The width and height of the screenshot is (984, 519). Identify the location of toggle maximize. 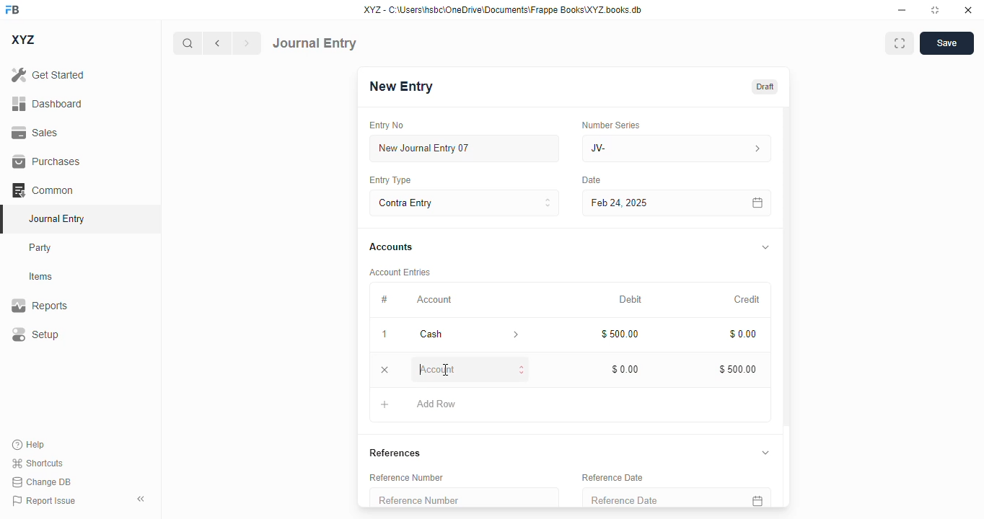
(935, 10).